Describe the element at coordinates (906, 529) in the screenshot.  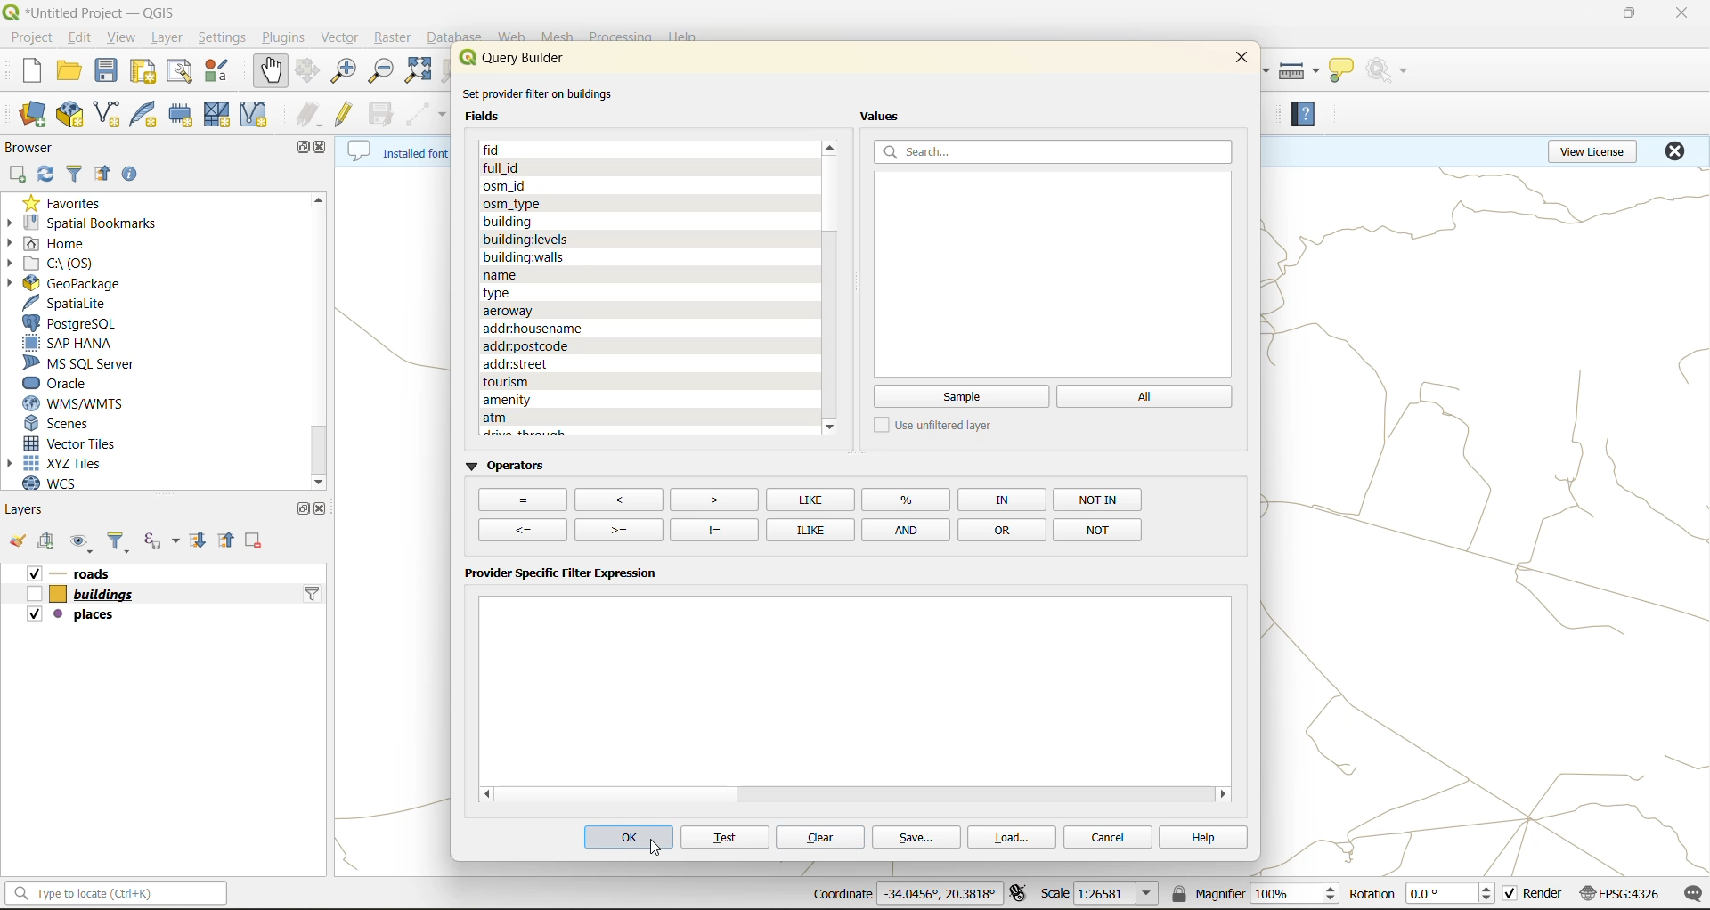
I see `opertators` at that location.